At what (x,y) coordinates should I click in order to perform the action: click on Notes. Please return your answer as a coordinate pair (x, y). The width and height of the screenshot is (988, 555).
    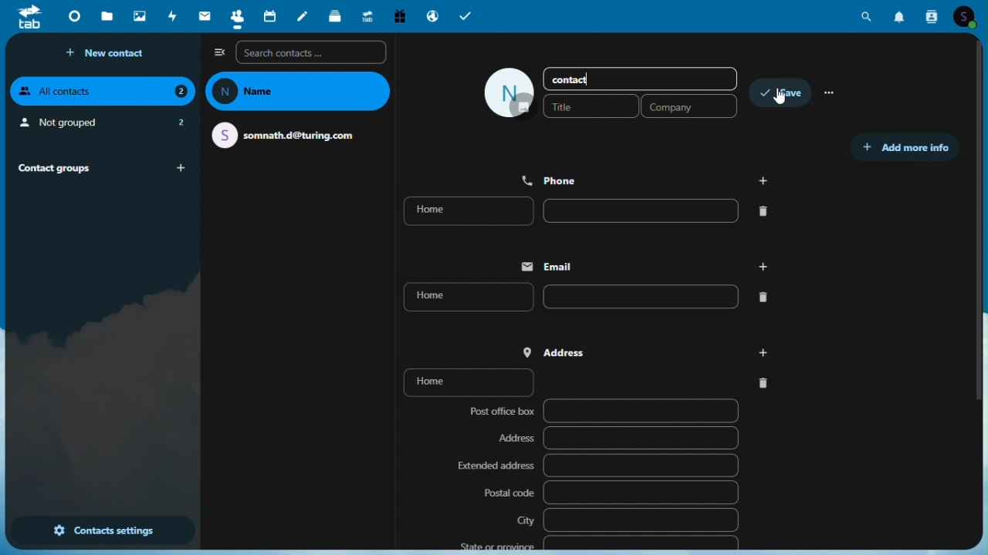
    Looking at the image, I should click on (305, 18).